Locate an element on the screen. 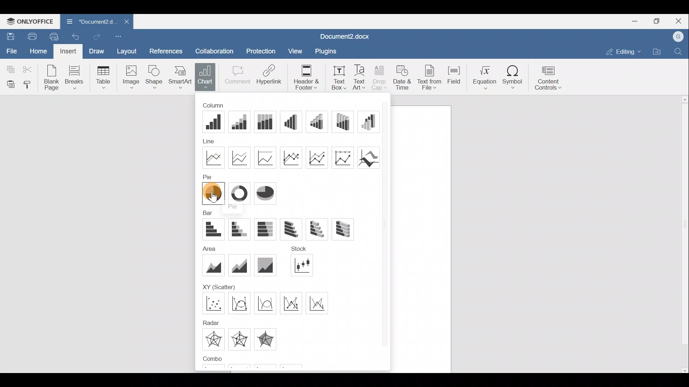  Minimize is located at coordinates (637, 20).